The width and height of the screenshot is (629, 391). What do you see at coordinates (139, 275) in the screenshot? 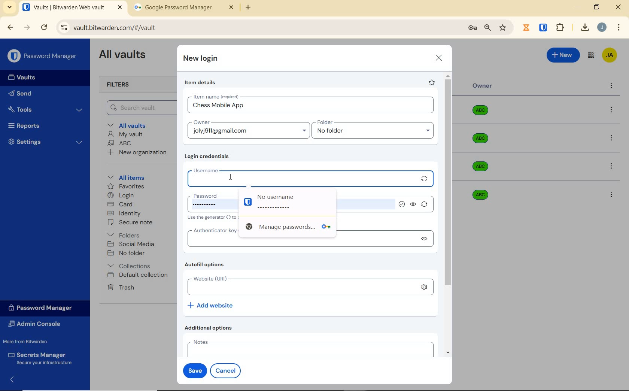
I see `Default collection` at bounding box center [139, 275].